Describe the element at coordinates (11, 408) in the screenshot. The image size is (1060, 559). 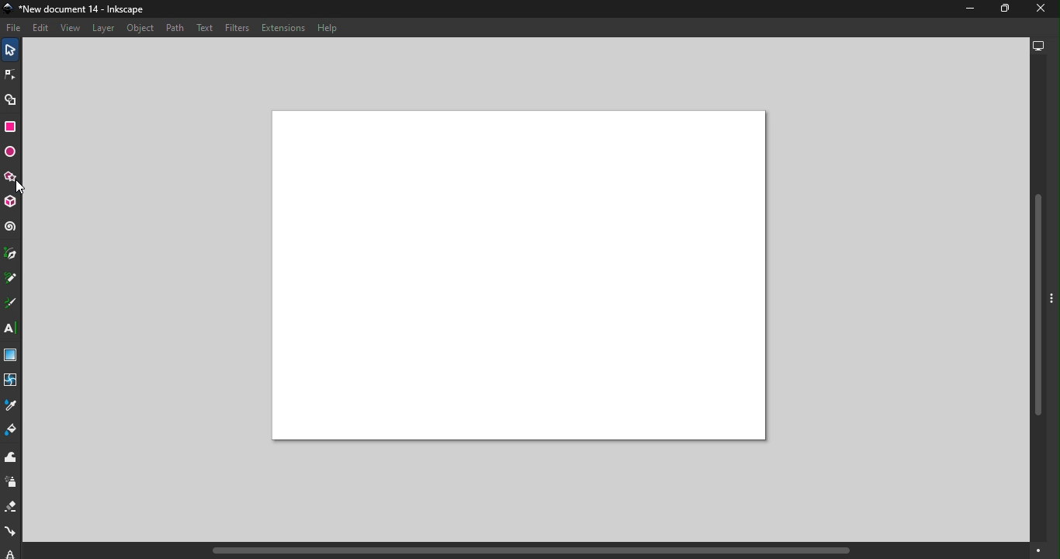
I see `Dropper tool` at that location.